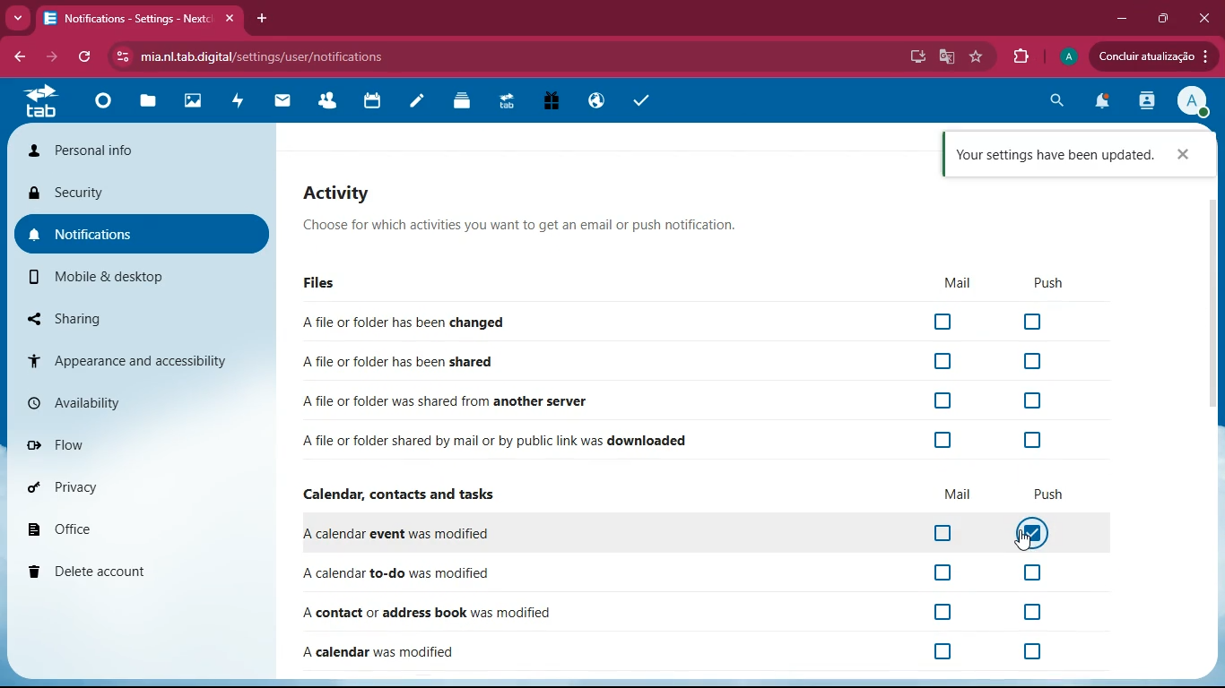 The height and width of the screenshot is (688, 1225). Describe the element at coordinates (946, 58) in the screenshot. I see `google translate` at that location.